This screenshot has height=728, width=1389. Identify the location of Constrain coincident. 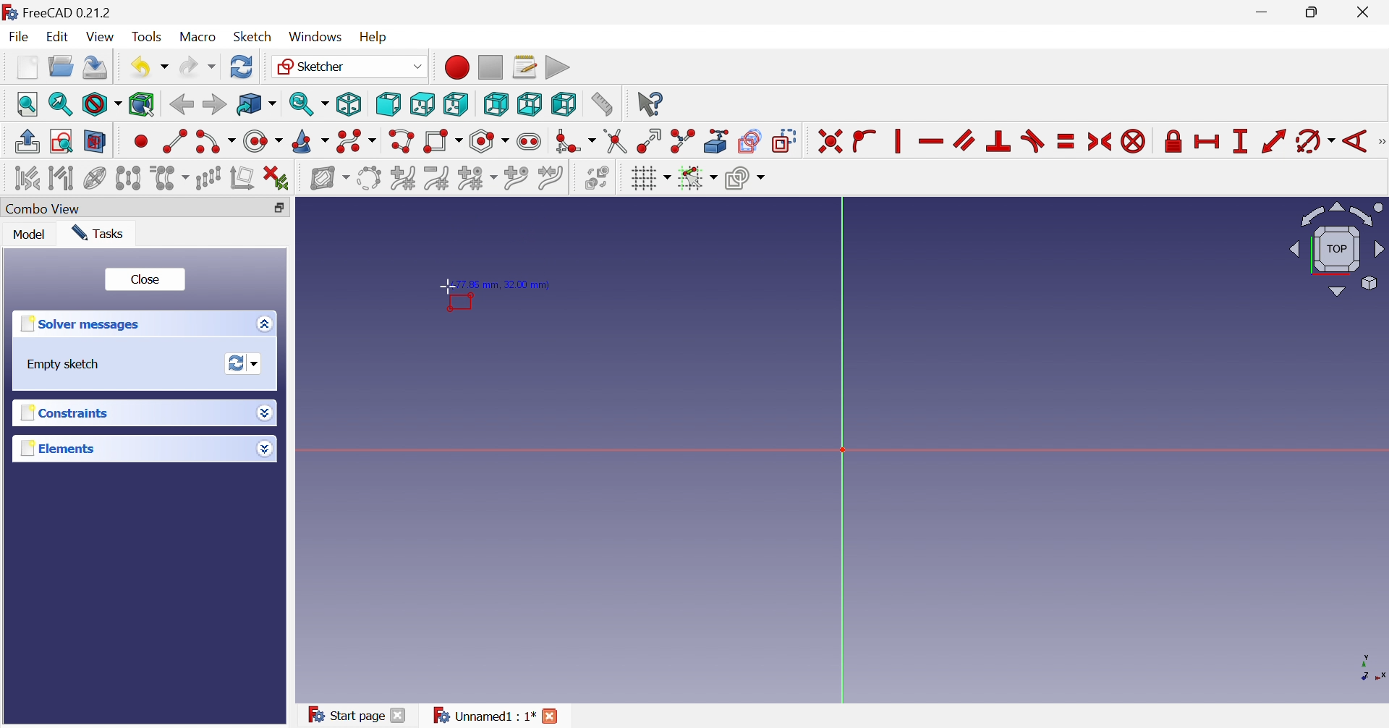
(830, 142).